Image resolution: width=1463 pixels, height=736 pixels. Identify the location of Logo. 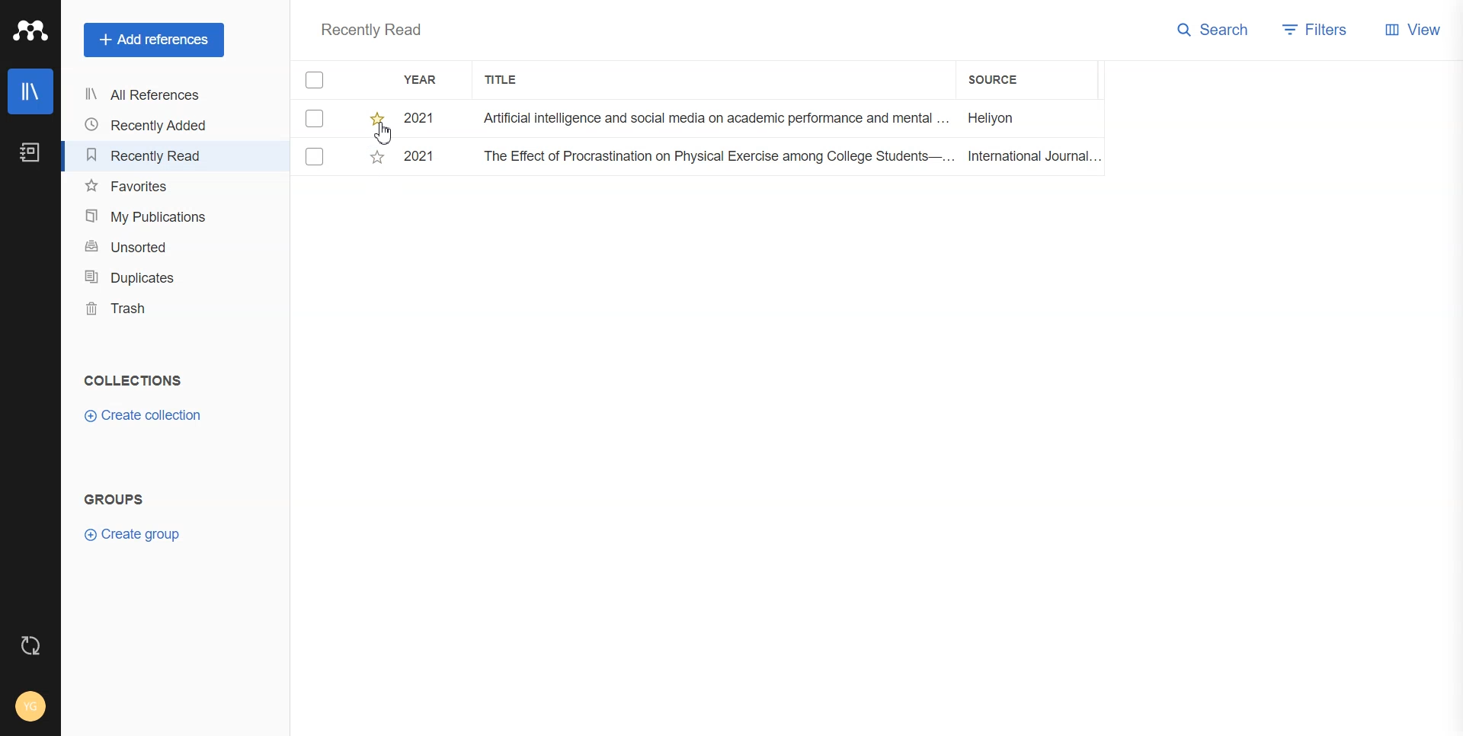
(29, 30).